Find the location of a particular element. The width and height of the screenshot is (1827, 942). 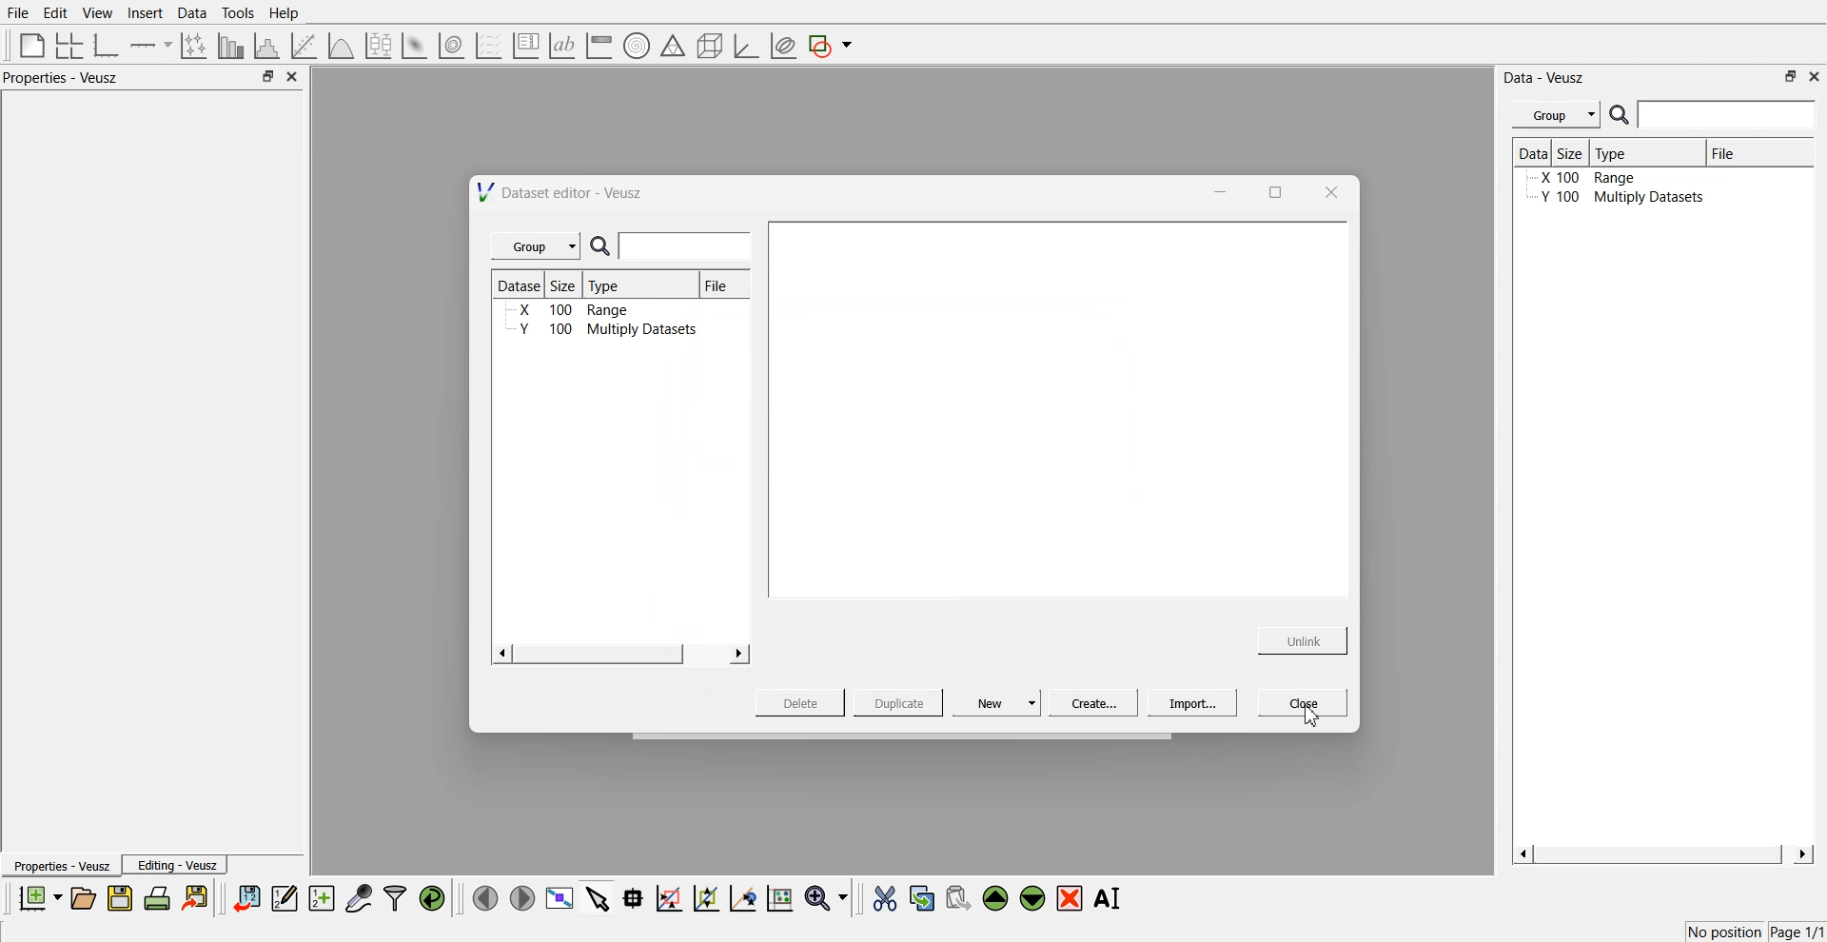

arrange graphs is located at coordinates (66, 45).